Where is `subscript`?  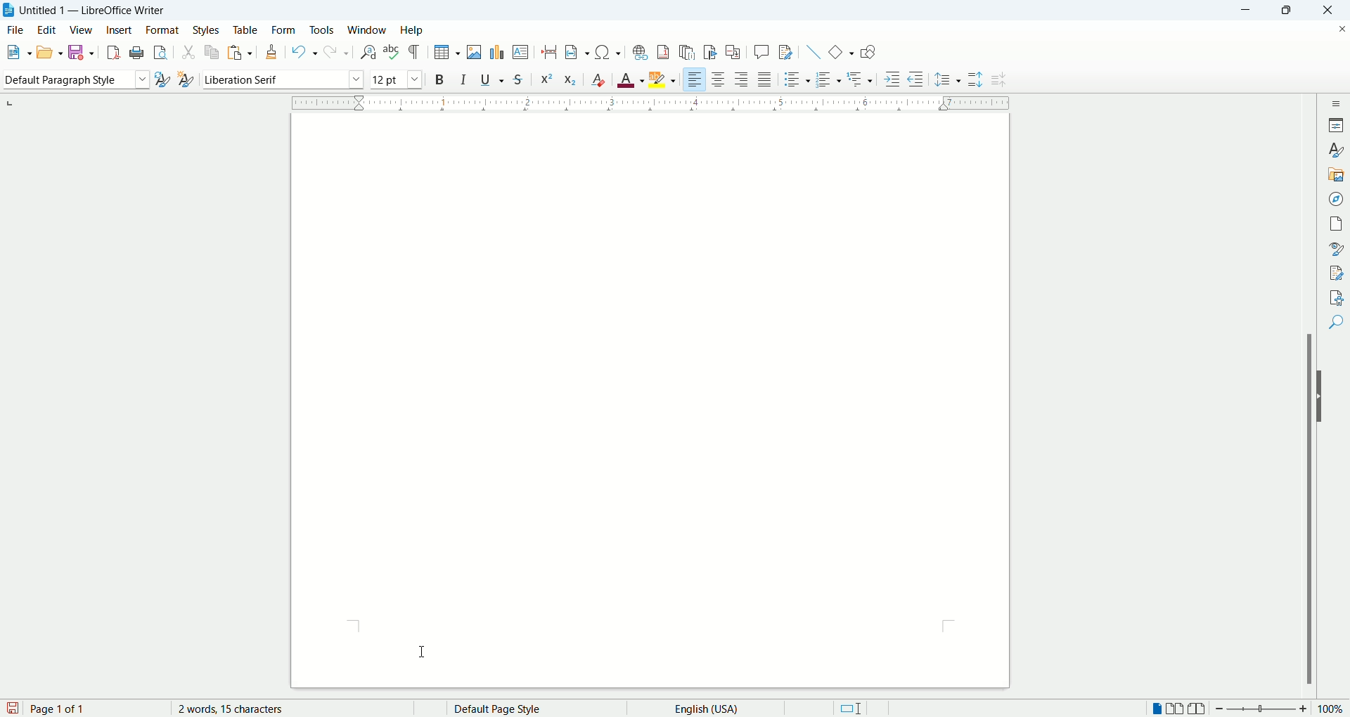
subscript is located at coordinates (571, 81).